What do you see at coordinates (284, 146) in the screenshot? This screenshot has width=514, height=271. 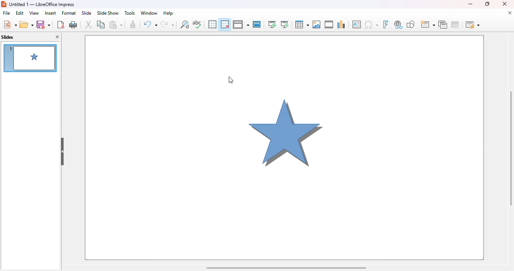 I see `landscape orientation` at bounding box center [284, 146].